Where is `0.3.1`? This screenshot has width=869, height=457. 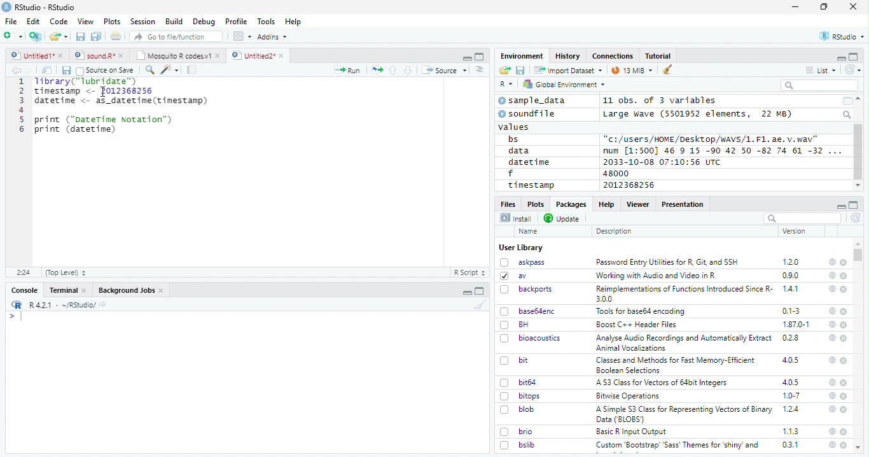 0.3.1 is located at coordinates (790, 444).